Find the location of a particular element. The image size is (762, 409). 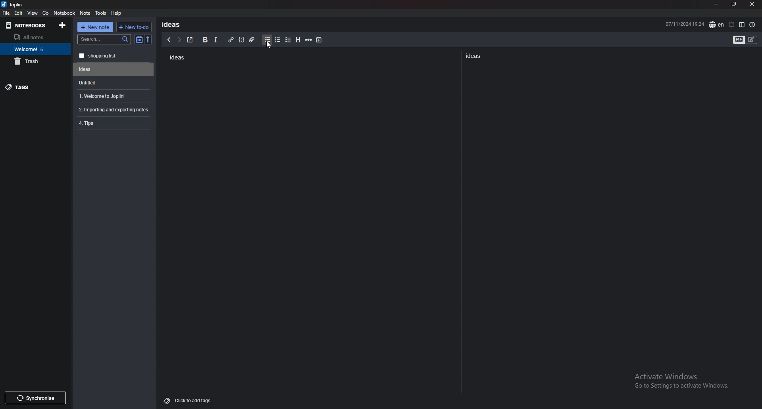

tools is located at coordinates (101, 13).